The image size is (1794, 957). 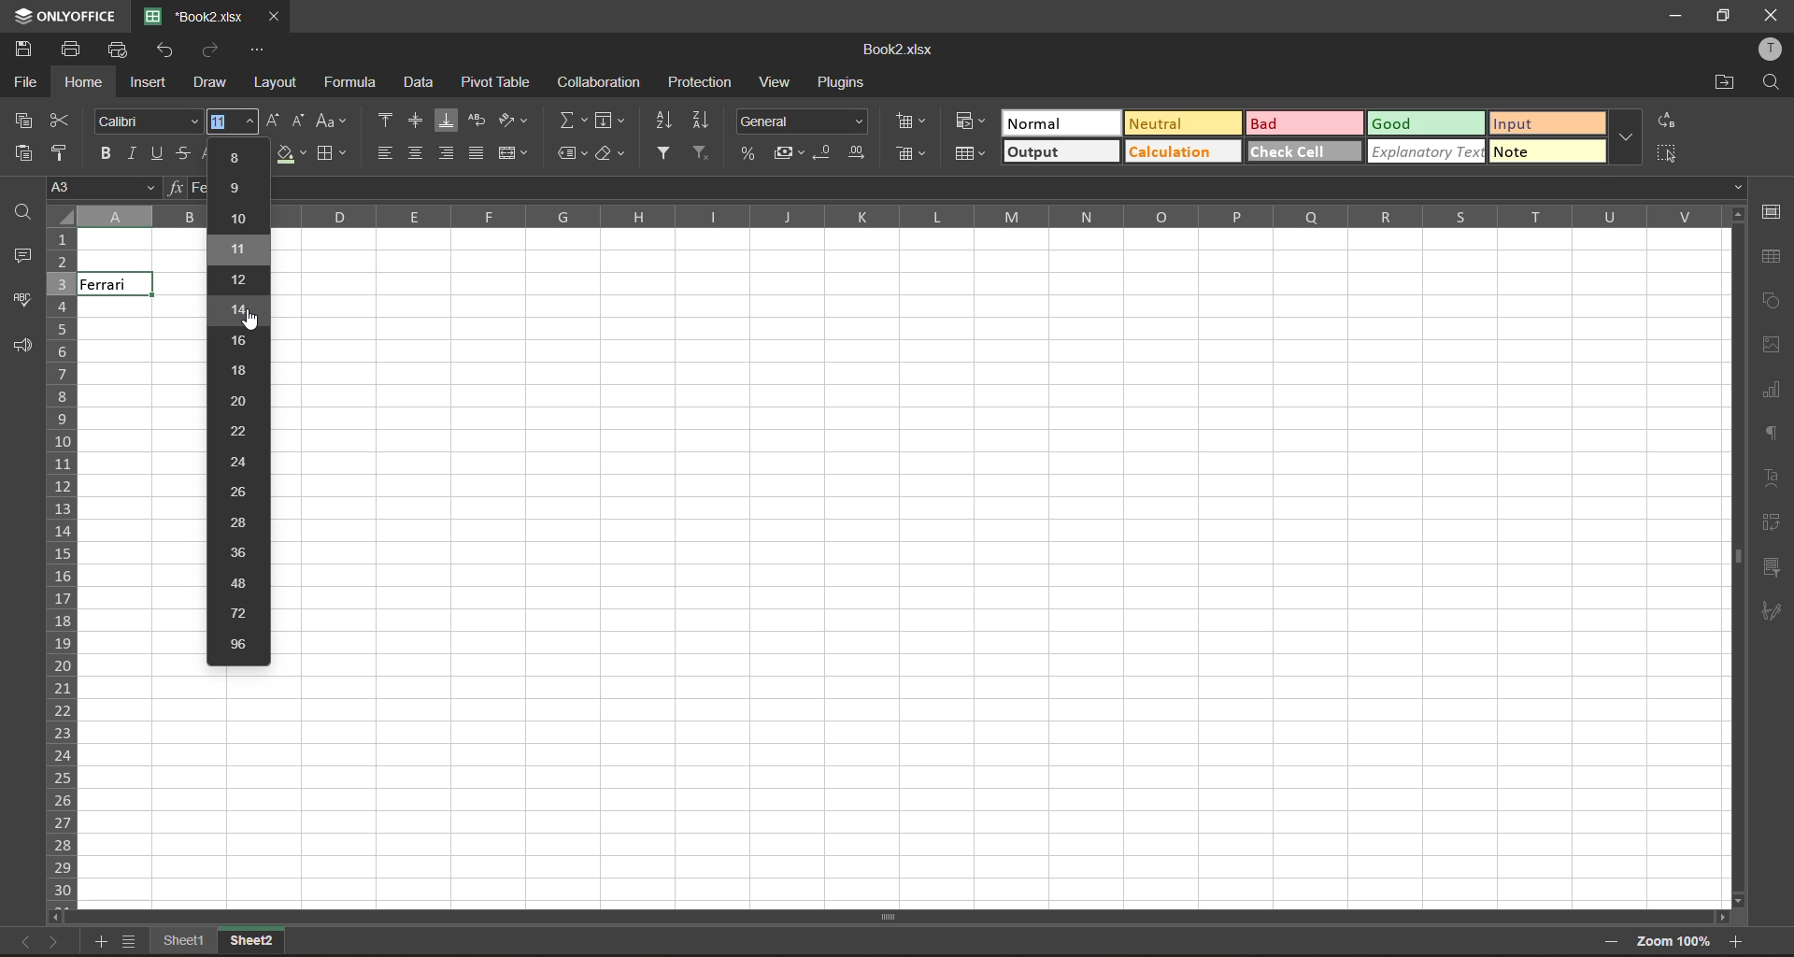 What do you see at coordinates (612, 154) in the screenshot?
I see `clear` at bounding box center [612, 154].